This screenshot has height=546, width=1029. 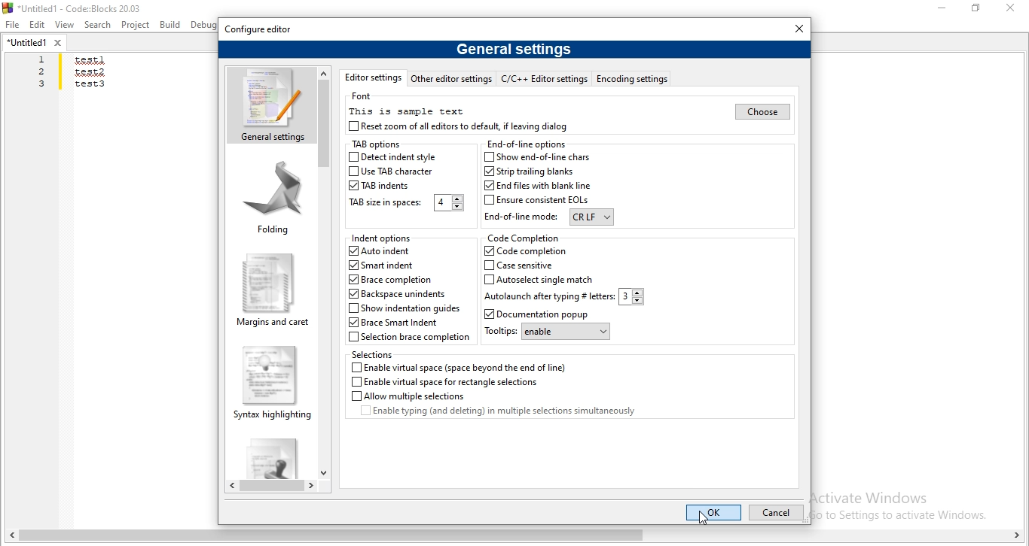 What do you see at coordinates (136, 26) in the screenshot?
I see `Project ` at bounding box center [136, 26].